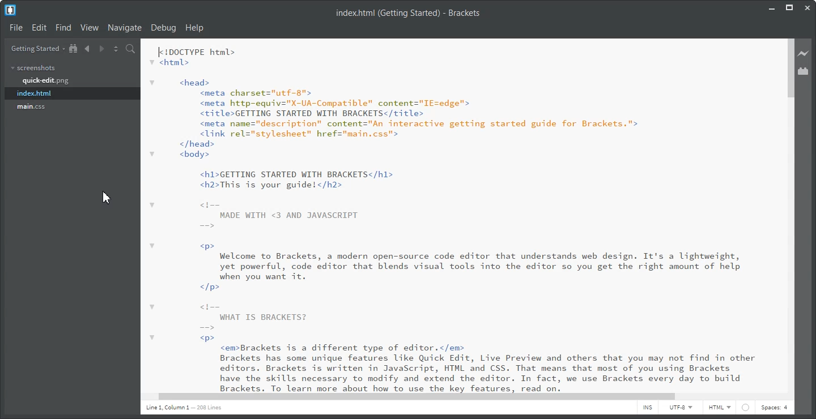  Describe the element at coordinates (805, 71) in the screenshot. I see `Extension Manager` at that location.